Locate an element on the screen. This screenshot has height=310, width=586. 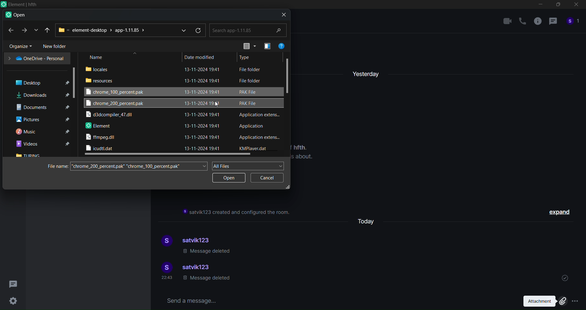
preview pane is located at coordinates (266, 46).